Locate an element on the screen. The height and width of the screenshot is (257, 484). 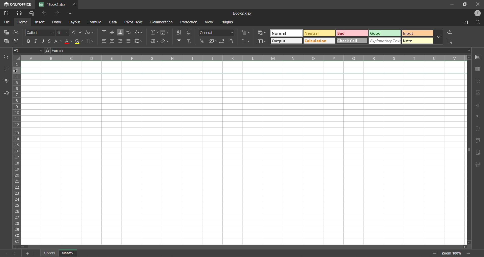
column names is located at coordinates (243, 58).